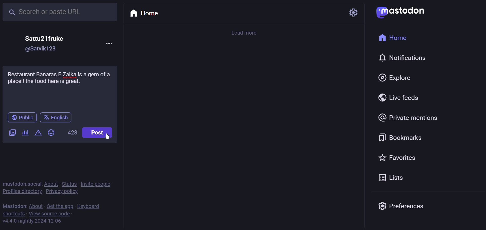 The width and height of the screenshot is (486, 230). I want to click on version, so click(32, 222).